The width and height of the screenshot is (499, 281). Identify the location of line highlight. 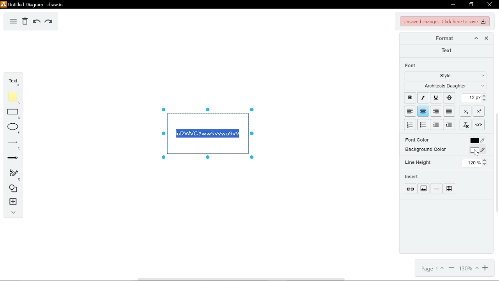
(419, 162).